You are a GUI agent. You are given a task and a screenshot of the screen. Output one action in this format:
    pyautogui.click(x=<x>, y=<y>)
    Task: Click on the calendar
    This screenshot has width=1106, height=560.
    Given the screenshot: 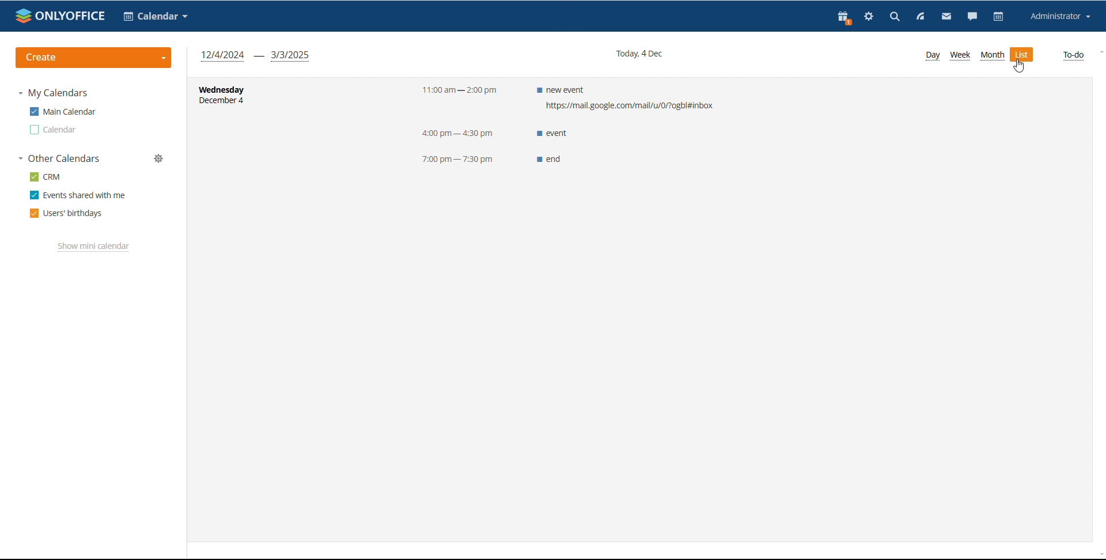 What is the action you would take?
    pyautogui.click(x=998, y=17)
    